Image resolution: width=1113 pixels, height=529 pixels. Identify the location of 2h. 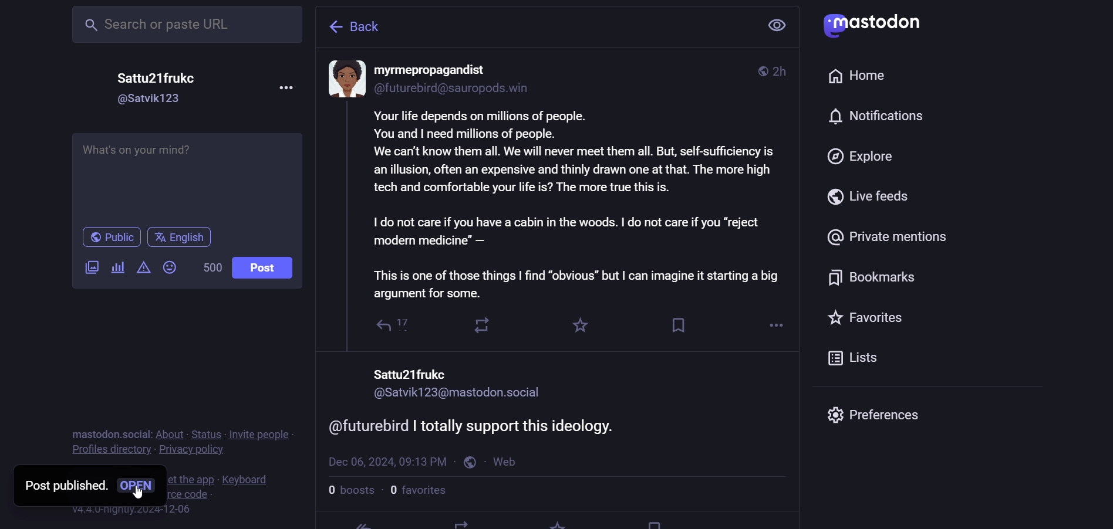
(773, 73).